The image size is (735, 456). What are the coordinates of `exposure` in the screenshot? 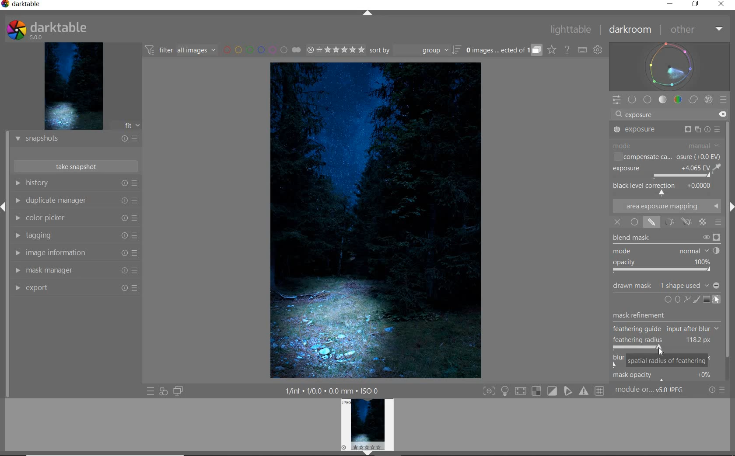 It's located at (641, 114).